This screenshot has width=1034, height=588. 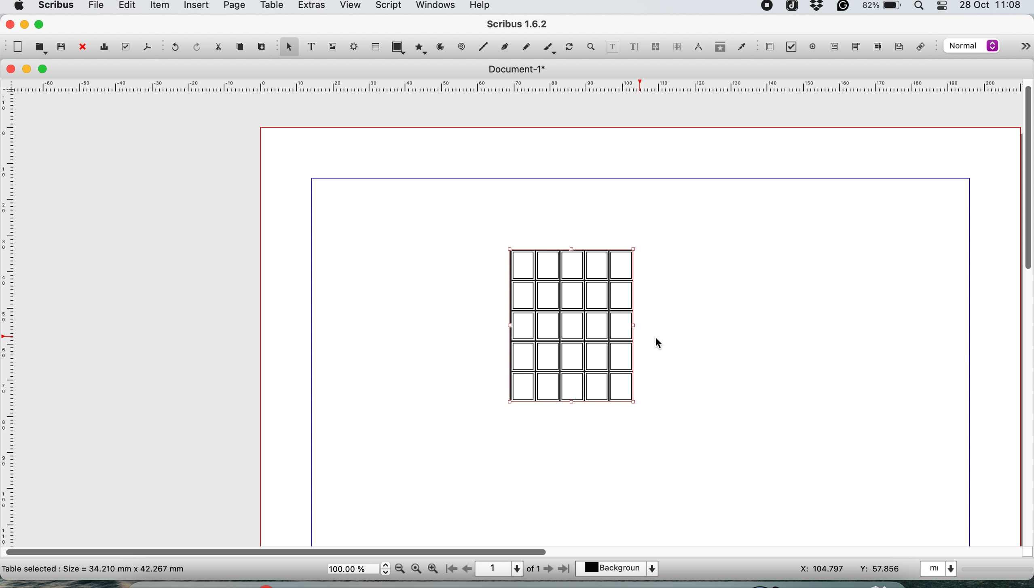 I want to click on close, so click(x=8, y=23).